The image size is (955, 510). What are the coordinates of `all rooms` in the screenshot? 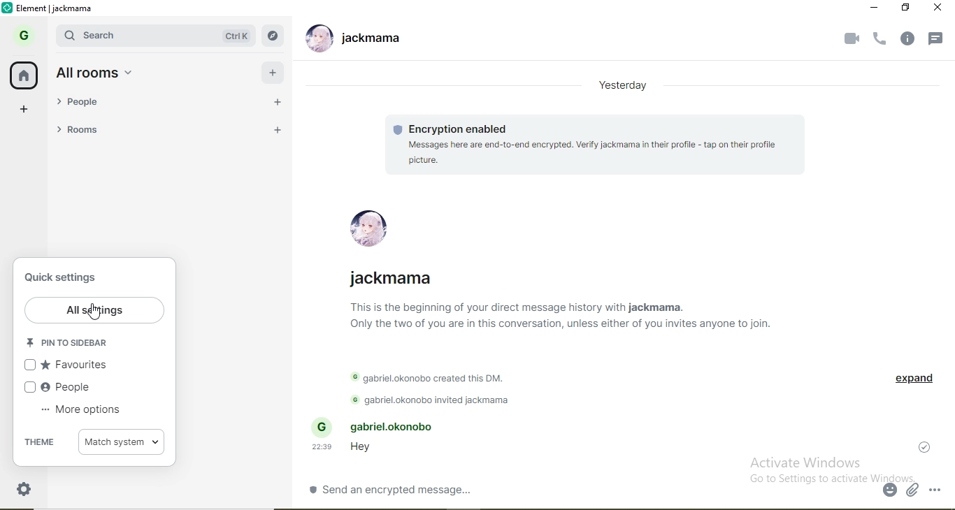 It's located at (96, 73).